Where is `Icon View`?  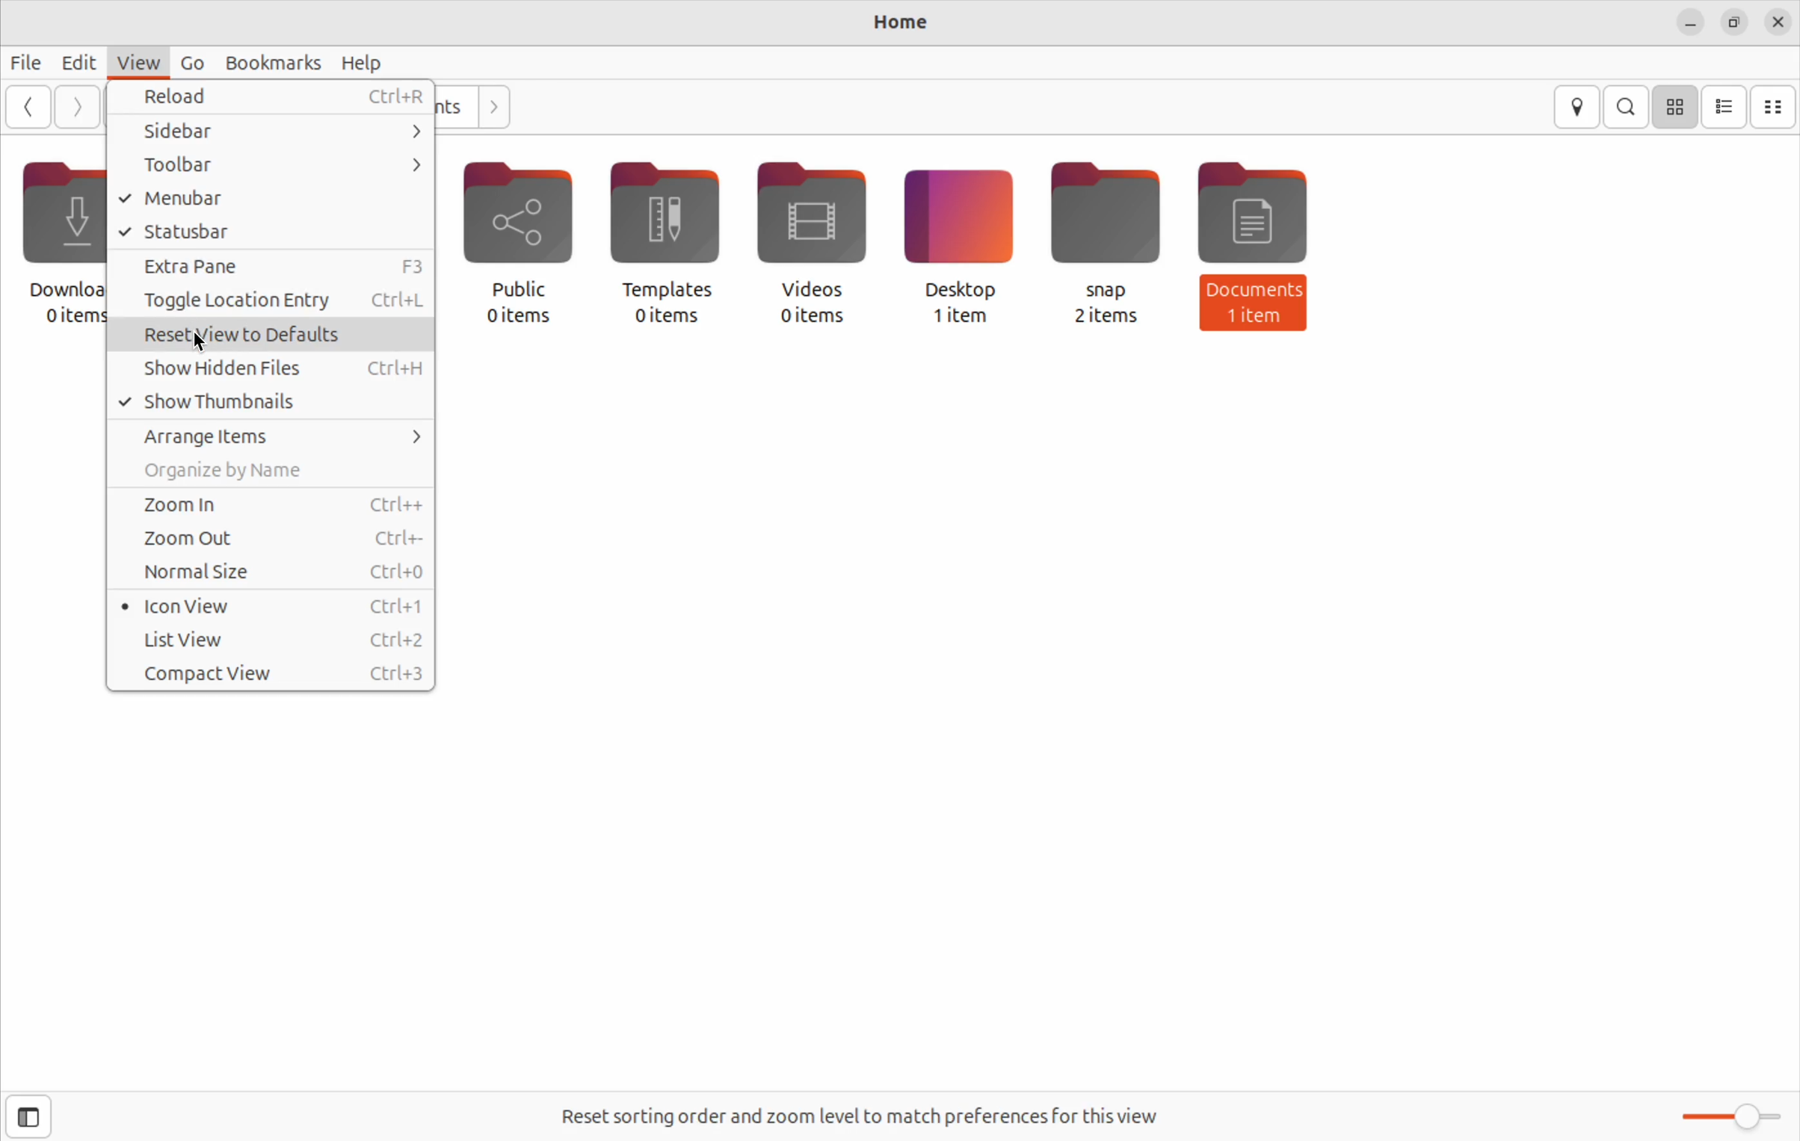
Icon View is located at coordinates (271, 609).